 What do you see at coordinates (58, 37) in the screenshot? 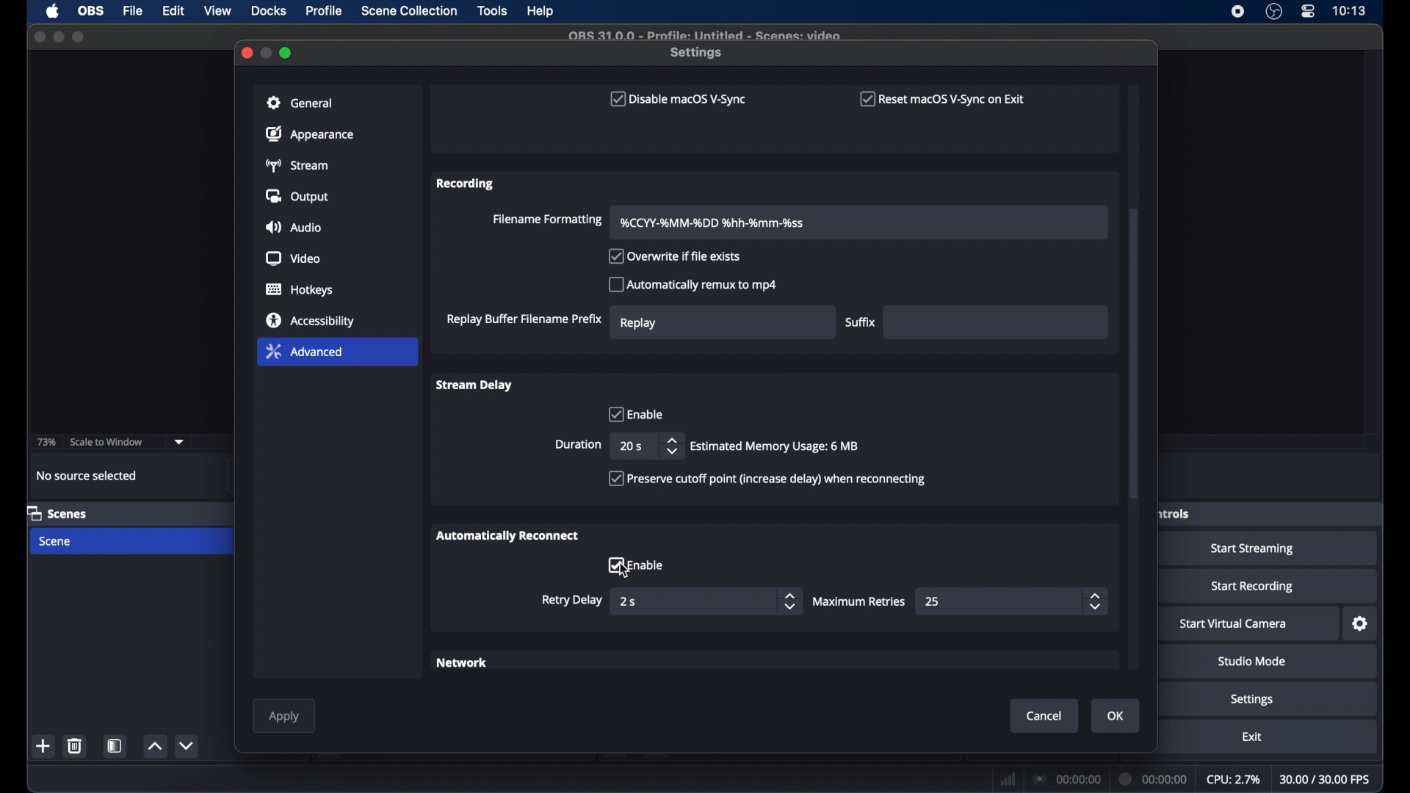
I see `minimize` at bounding box center [58, 37].